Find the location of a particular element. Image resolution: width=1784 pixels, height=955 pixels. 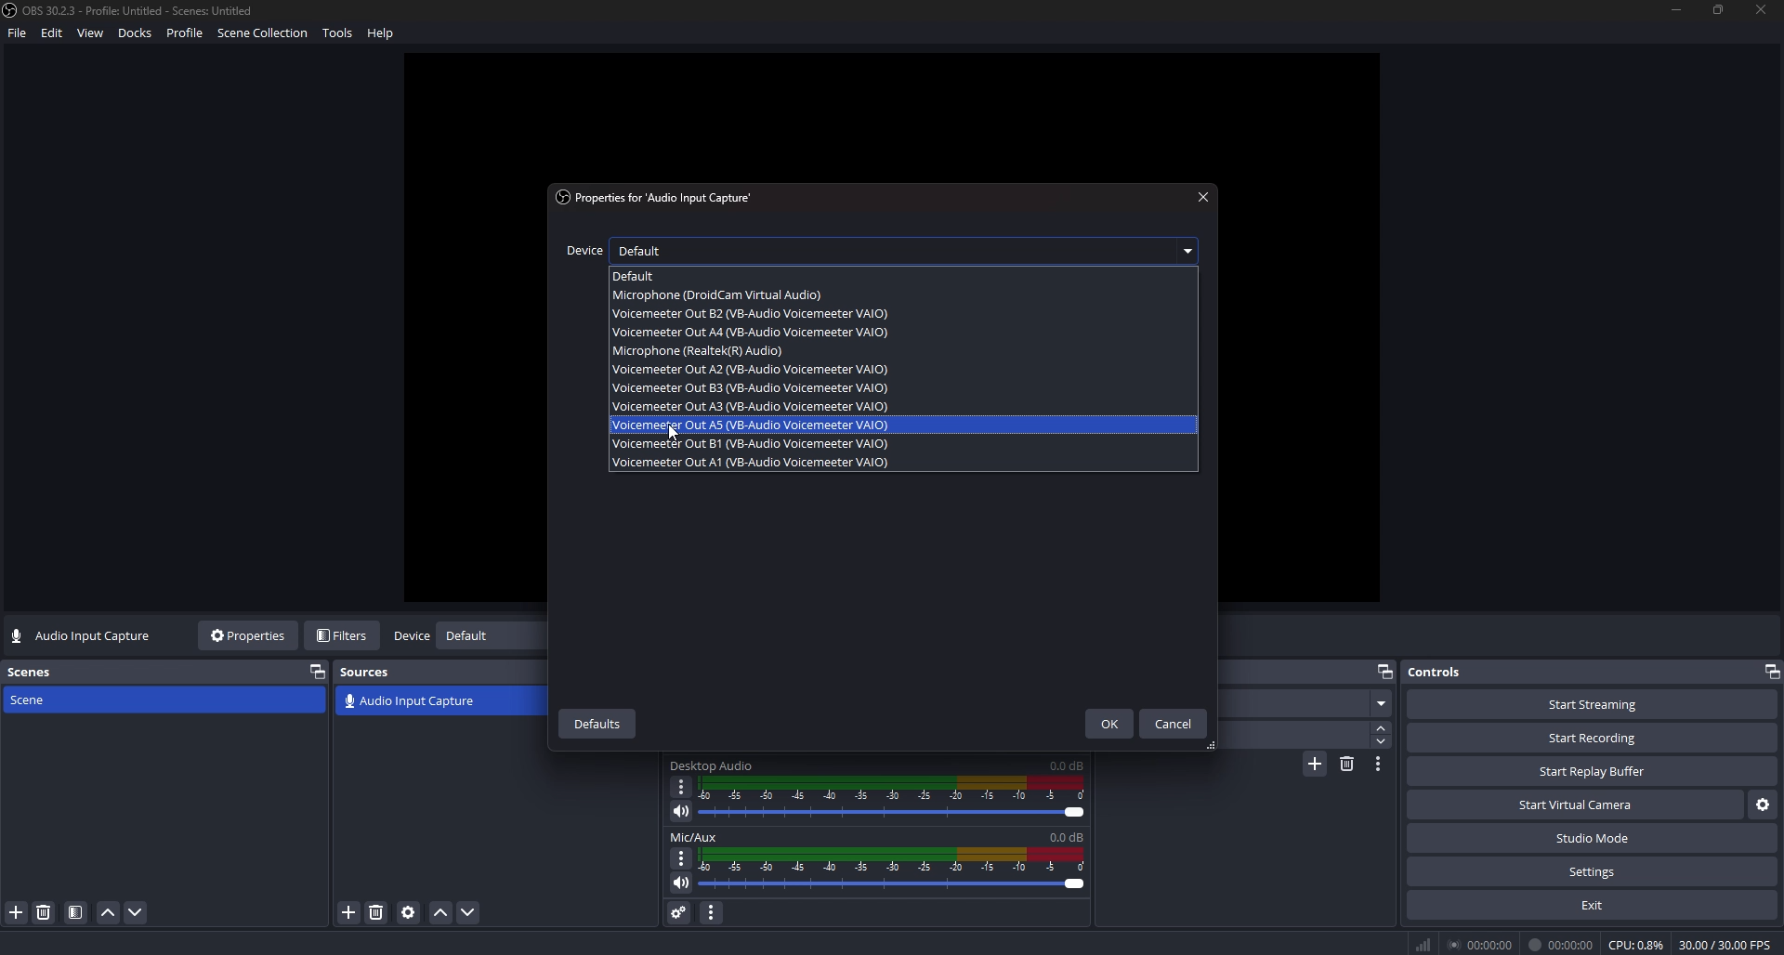

settings is located at coordinates (1592, 872).